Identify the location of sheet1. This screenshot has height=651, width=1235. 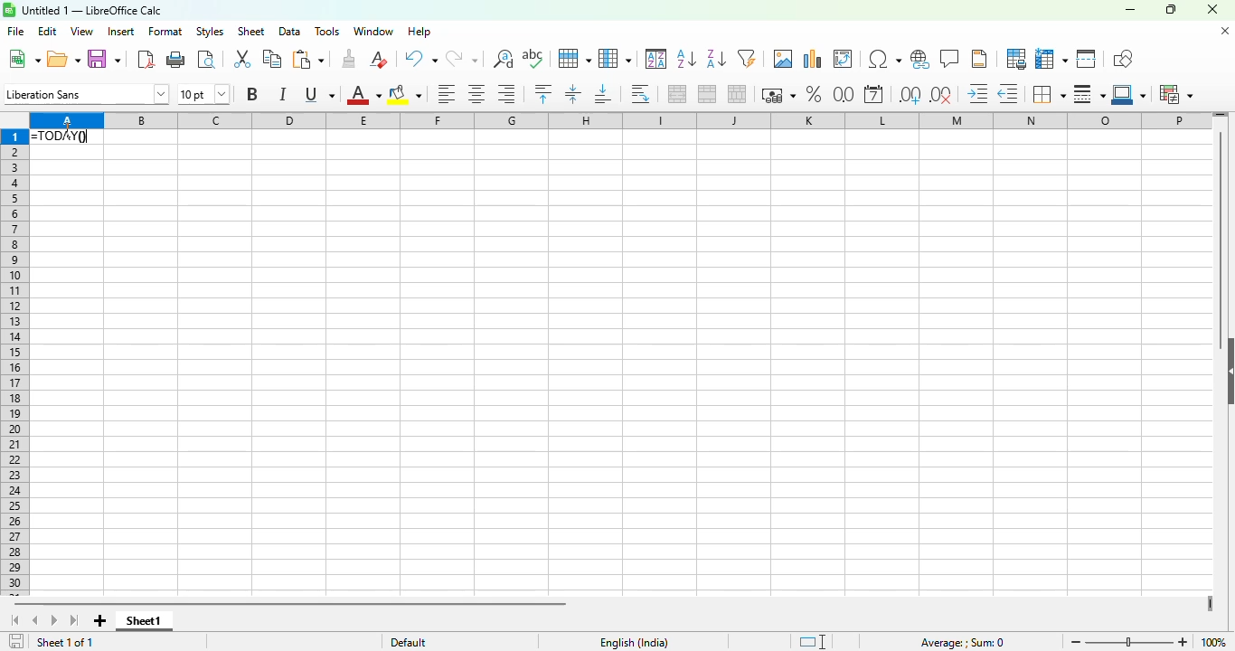
(145, 621).